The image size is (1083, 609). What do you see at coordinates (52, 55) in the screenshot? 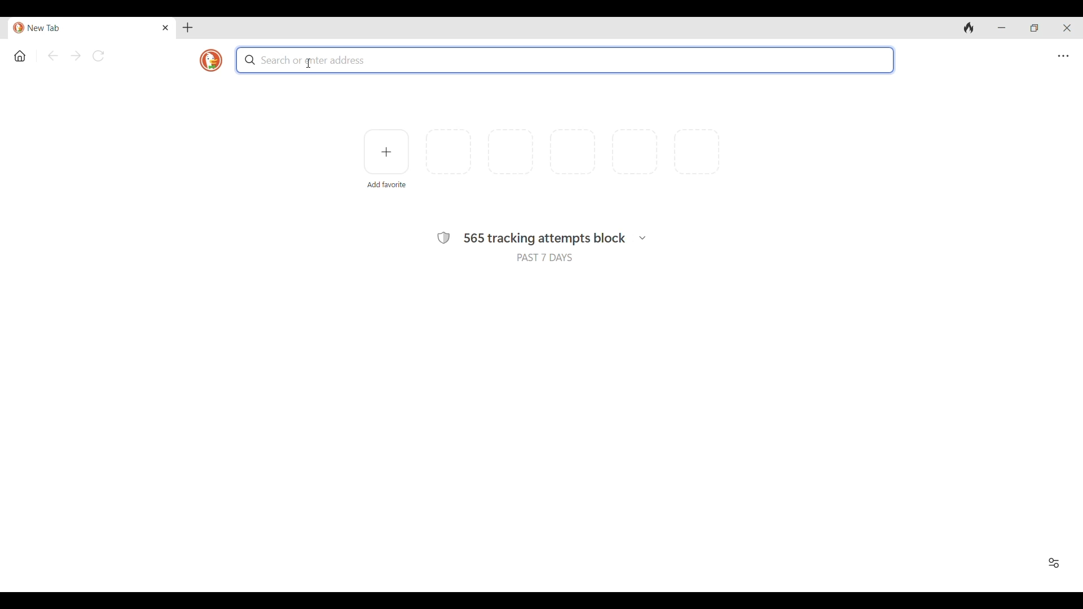
I see `Go back in search` at bounding box center [52, 55].